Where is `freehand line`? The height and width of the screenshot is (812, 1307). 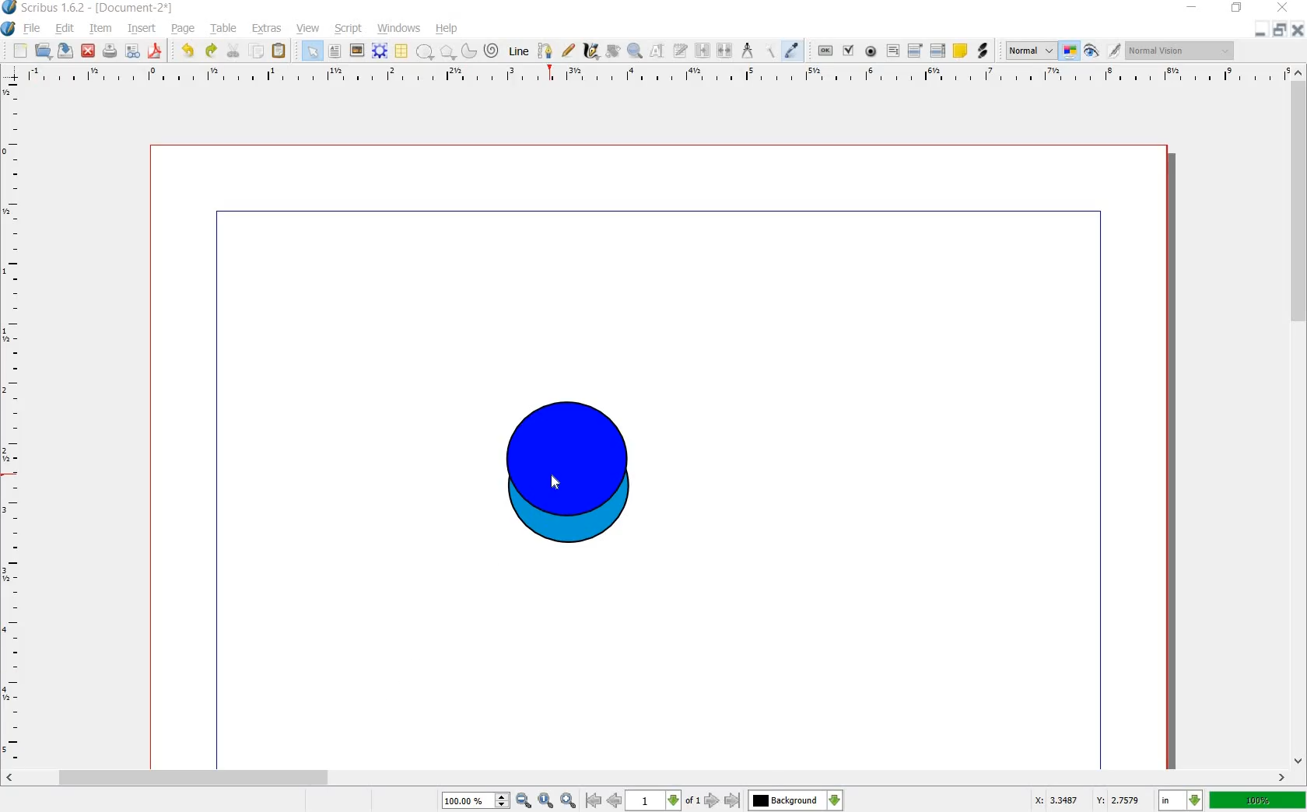
freehand line is located at coordinates (569, 51).